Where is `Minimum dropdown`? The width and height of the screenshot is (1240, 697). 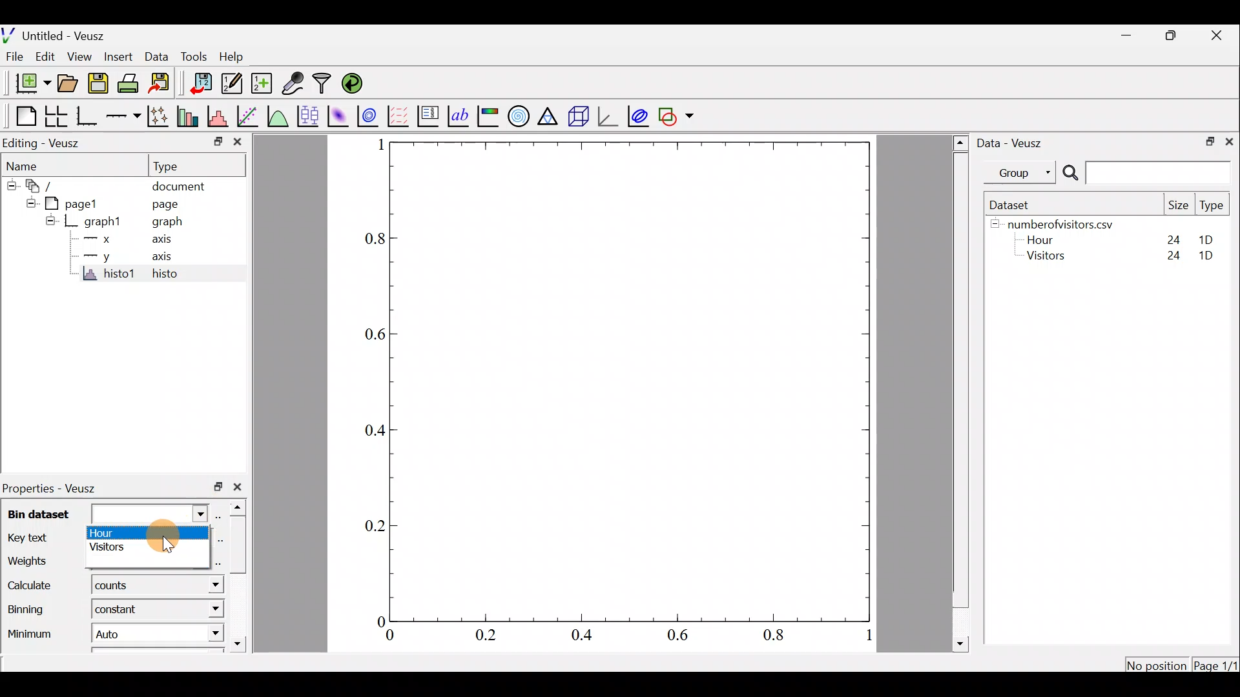
Minimum dropdown is located at coordinates (196, 634).